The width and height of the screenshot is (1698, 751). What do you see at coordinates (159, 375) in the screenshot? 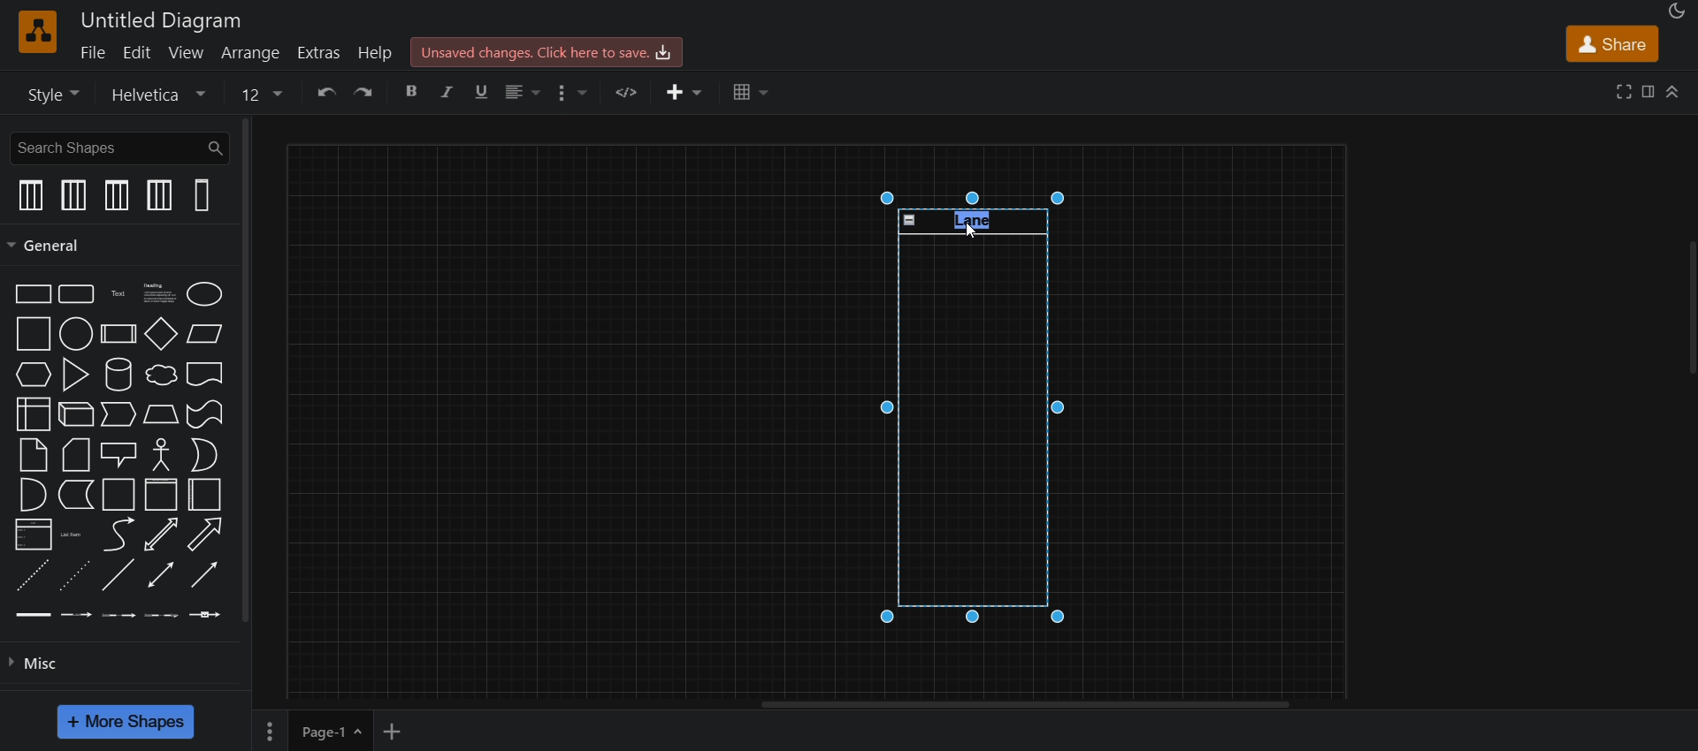
I see `cloud` at bounding box center [159, 375].